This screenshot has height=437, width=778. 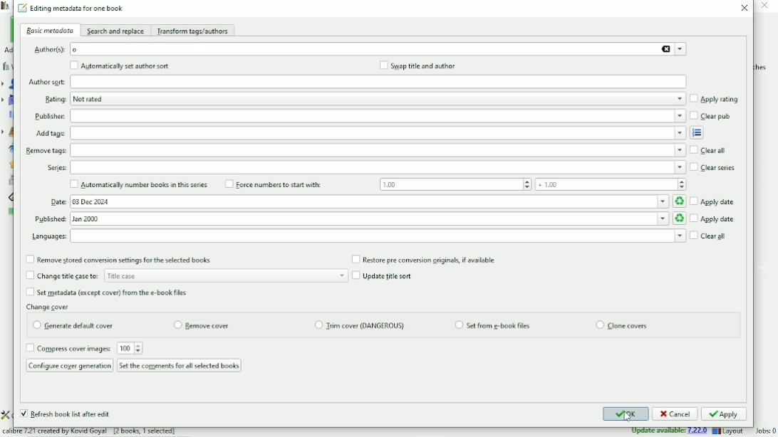 What do you see at coordinates (710, 151) in the screenshot?
I see `Clear all` at bounding box center [710, 151].